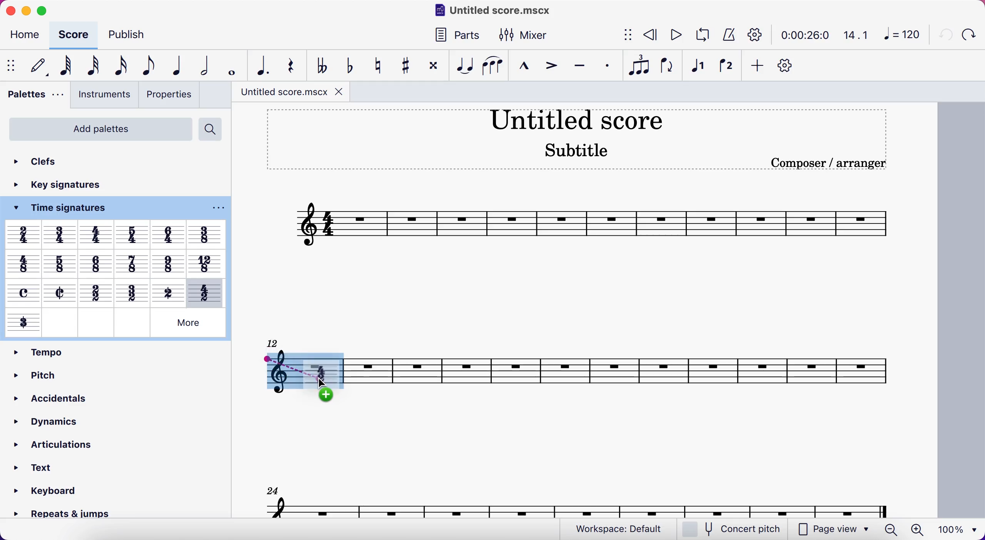 The width and height of the screenshot is (985, 540). Describe the element at coordinates (70, 35) in the screenshot. I see `score` at that location.